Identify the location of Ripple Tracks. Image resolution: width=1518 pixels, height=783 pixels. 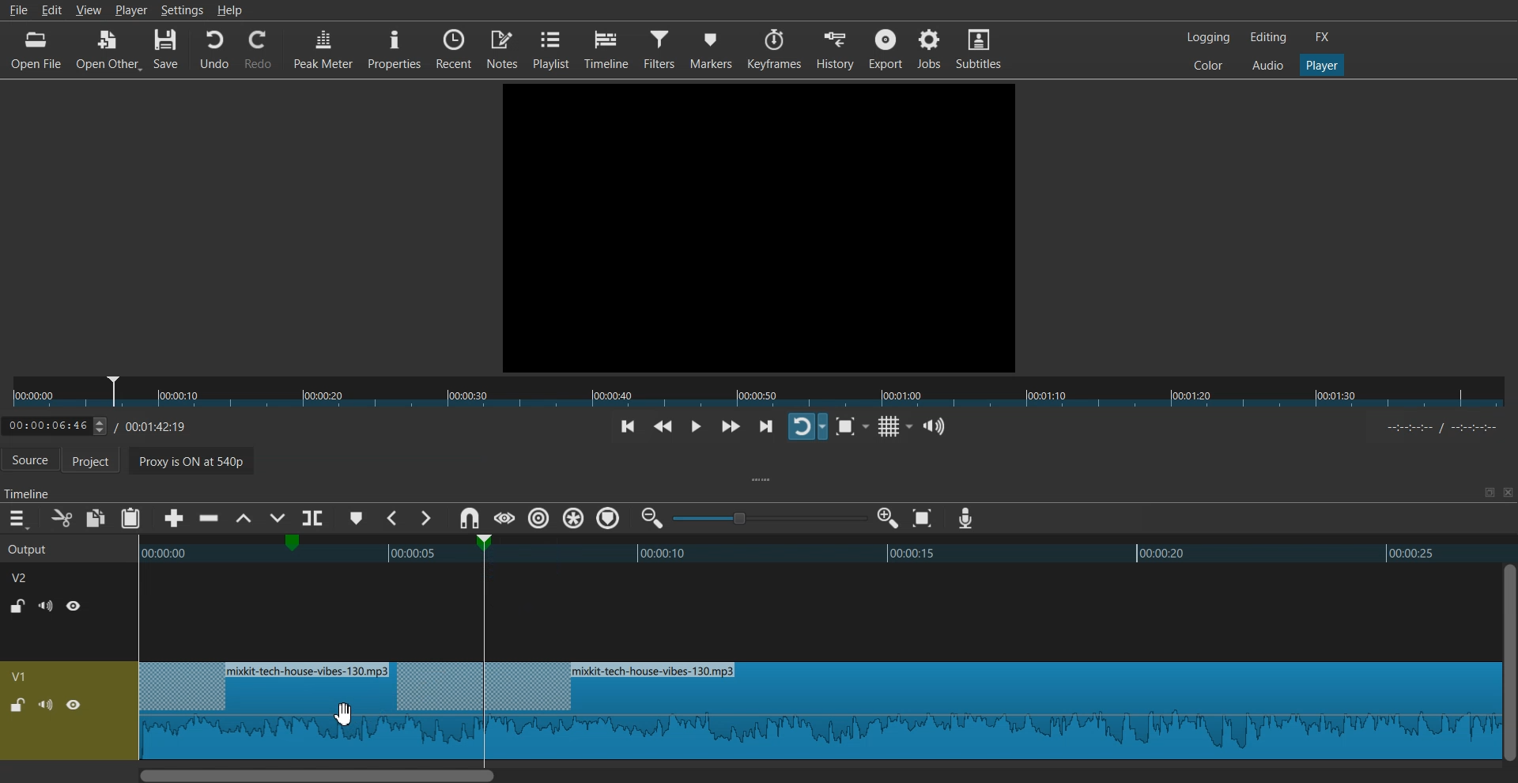
(610, 519).